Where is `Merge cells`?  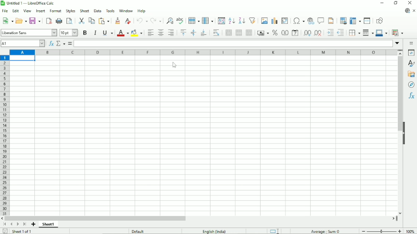
Merge cells is located at coordinates (239, 32).